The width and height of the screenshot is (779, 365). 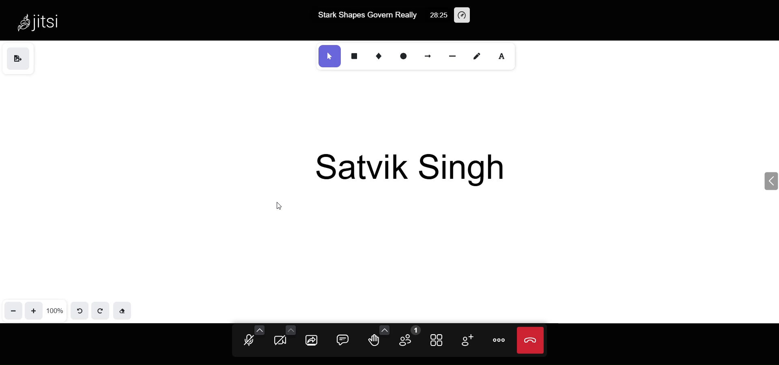 What do you see at coordinates (248, 342) in the screenshot?
I see `microphone` at bounding box center [248, 342].